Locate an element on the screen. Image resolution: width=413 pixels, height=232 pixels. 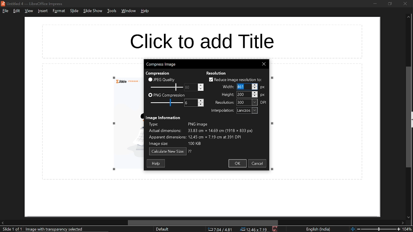
text is located at coordinates (222, 111).